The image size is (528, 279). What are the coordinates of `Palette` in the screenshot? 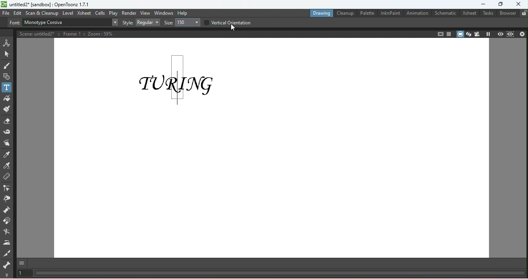 It's located at (367, 14).